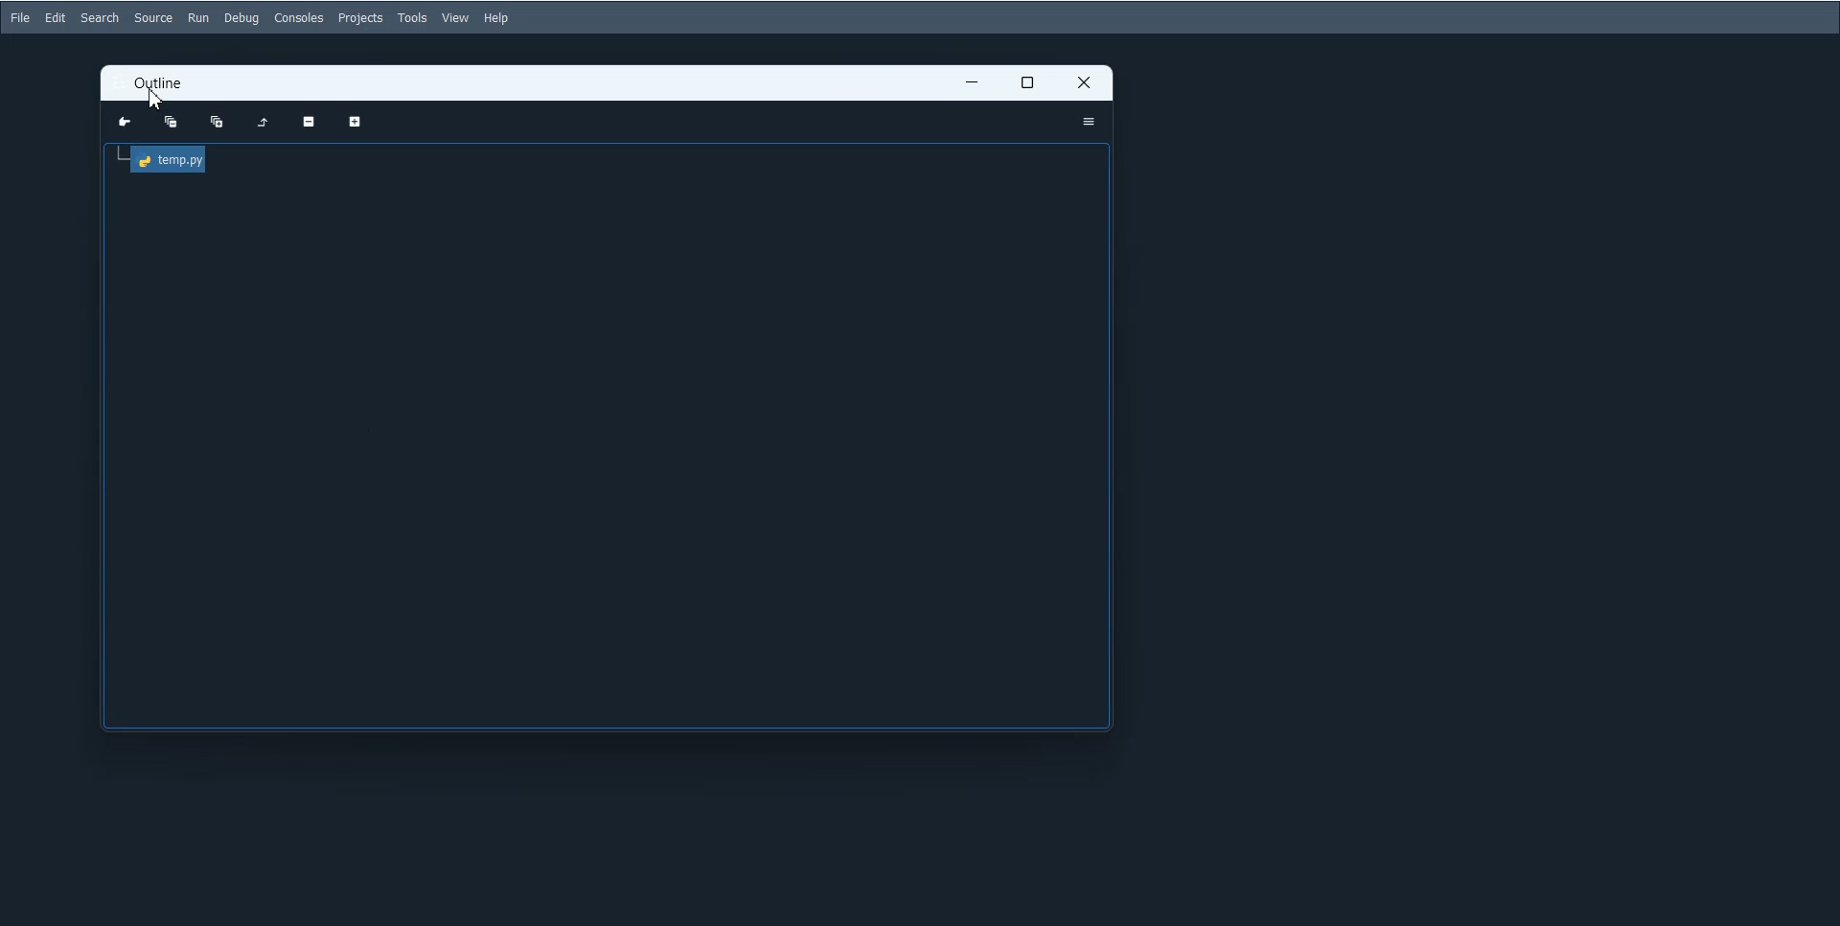  I want to click on File, so click(19, 17).